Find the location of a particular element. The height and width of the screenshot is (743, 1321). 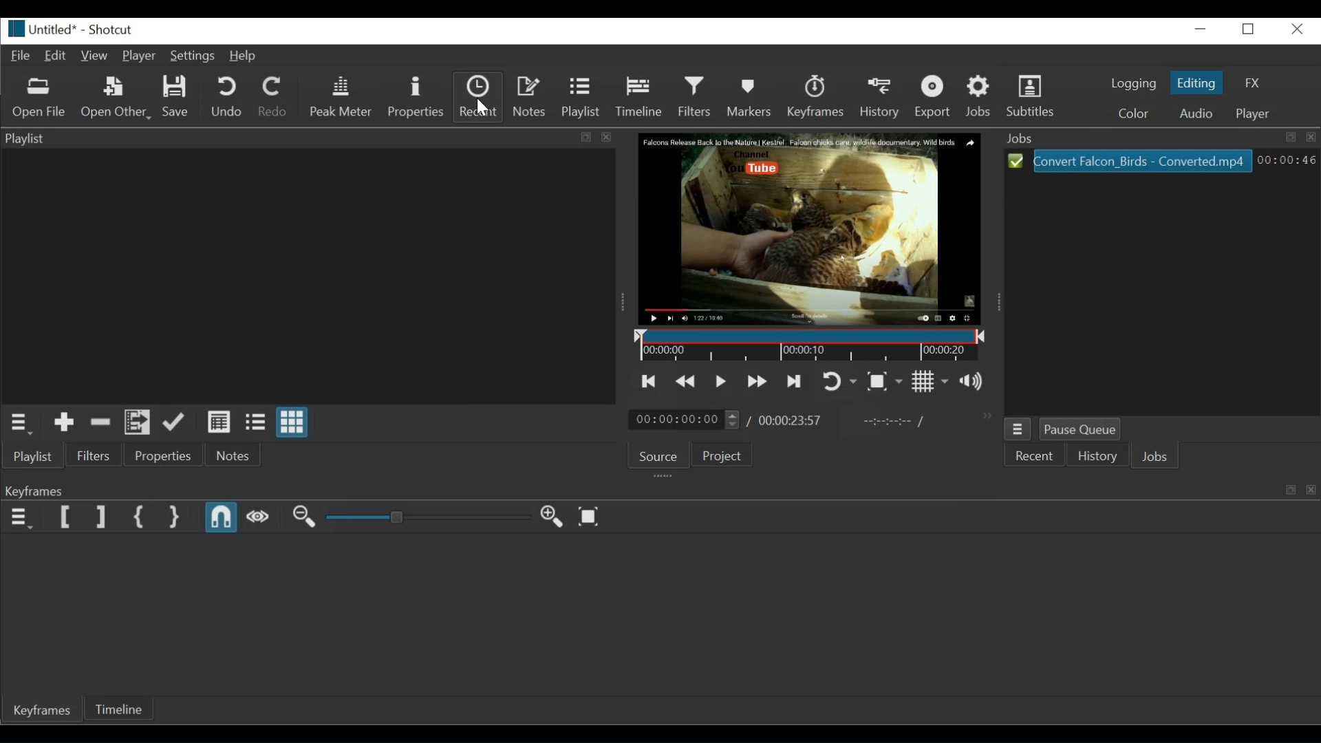

/00:00:23:57(Total Duration) is located at coordinates (786, 420).